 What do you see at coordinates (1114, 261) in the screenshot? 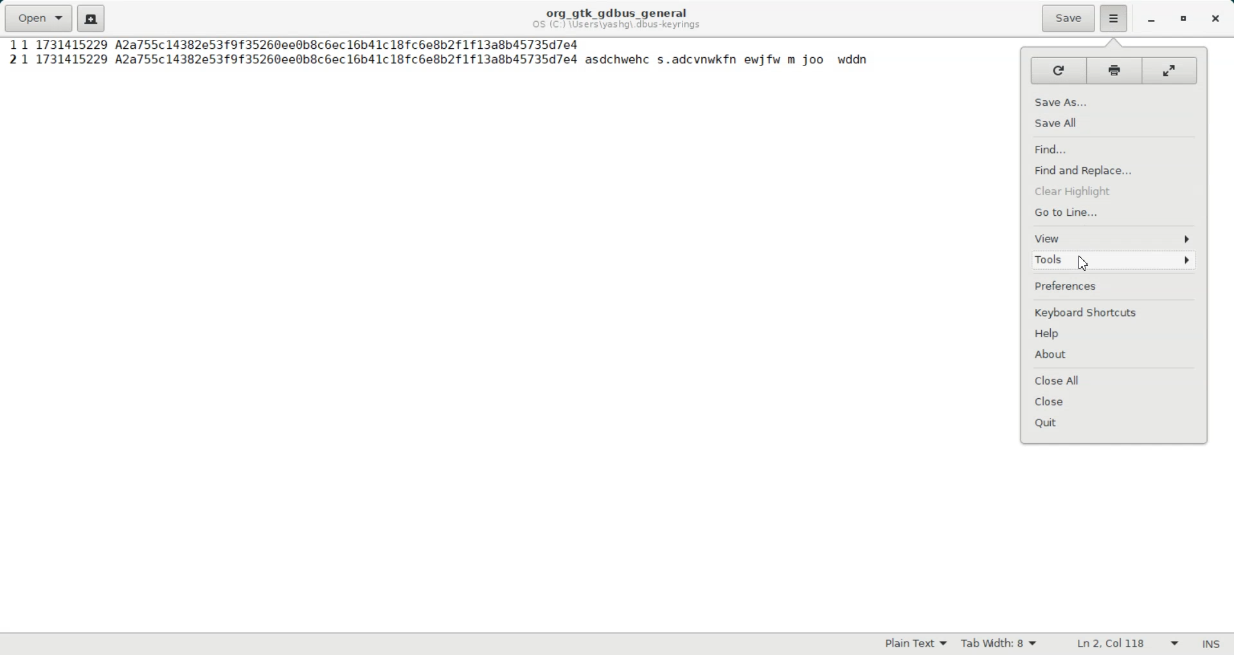
I see `Tools` at bounding box center [1114, 261].